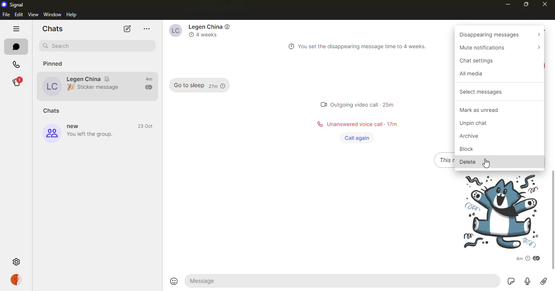 This screenshot has height=291, width=555. I want to click on video call logo, so click(319, 104).